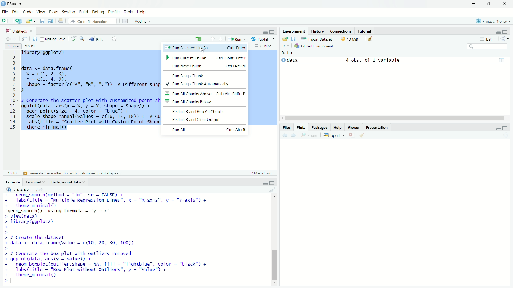 Image resolution: width=513 pixels, height=288 pixels. What do you see at coordinates (73, 173) in the screenshot?
I see `Generate the scatter plot with customized point shapes` at bounding box center [73, 173].